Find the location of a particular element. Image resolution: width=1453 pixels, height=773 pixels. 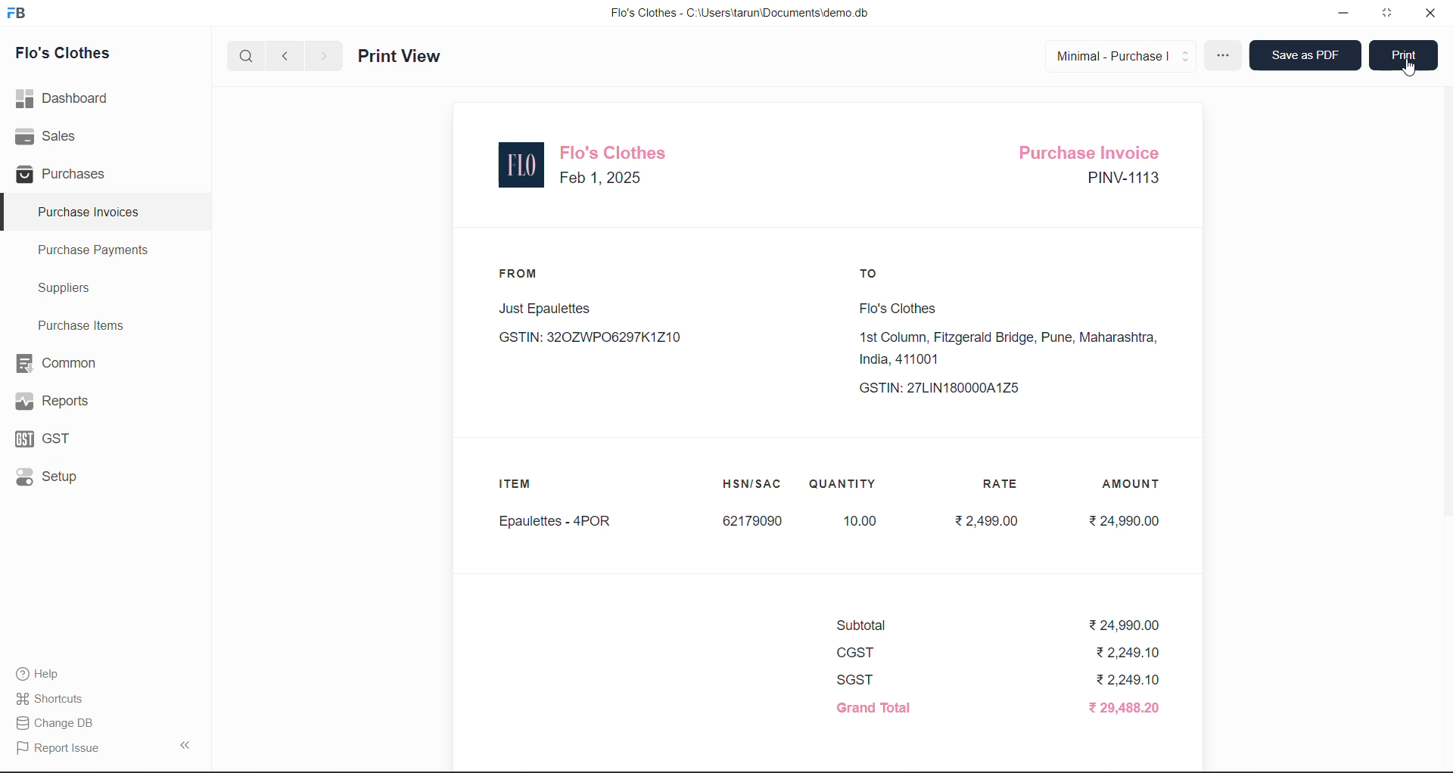

collapse is located at coordinates (190, 746).